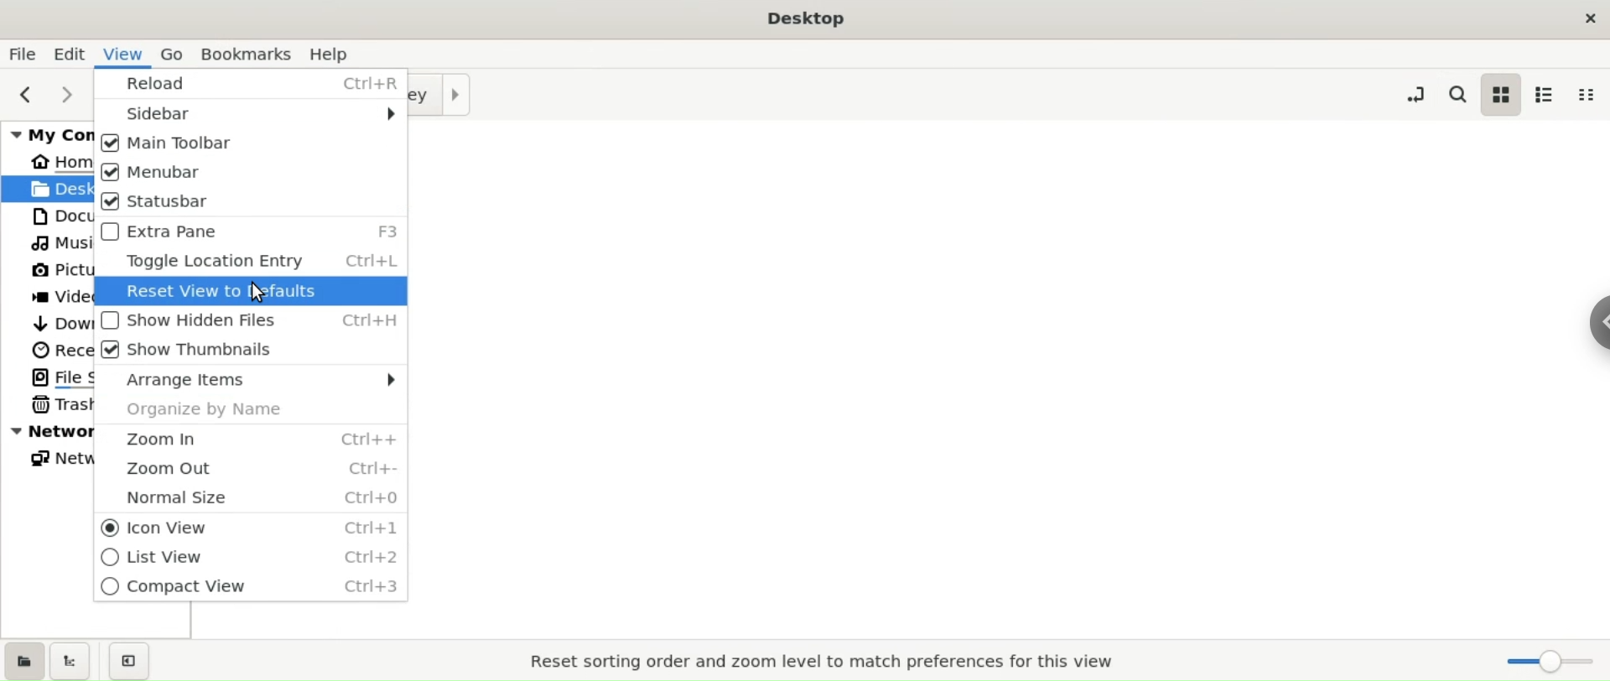 The width and height of the screenshot is (1610, 681). Describe the element at coordinates (245, 54) in the screenshot. I see `bookmarks` at that location.